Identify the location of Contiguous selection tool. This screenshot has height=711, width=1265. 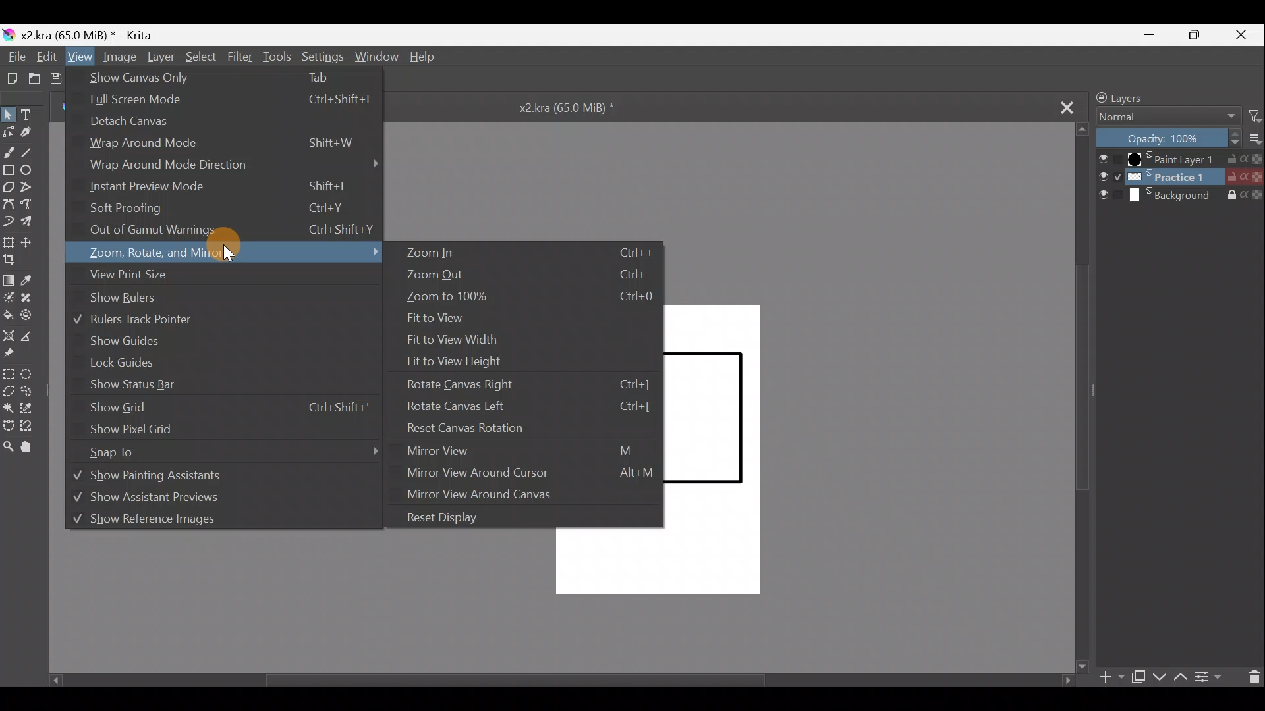
(11, 406).